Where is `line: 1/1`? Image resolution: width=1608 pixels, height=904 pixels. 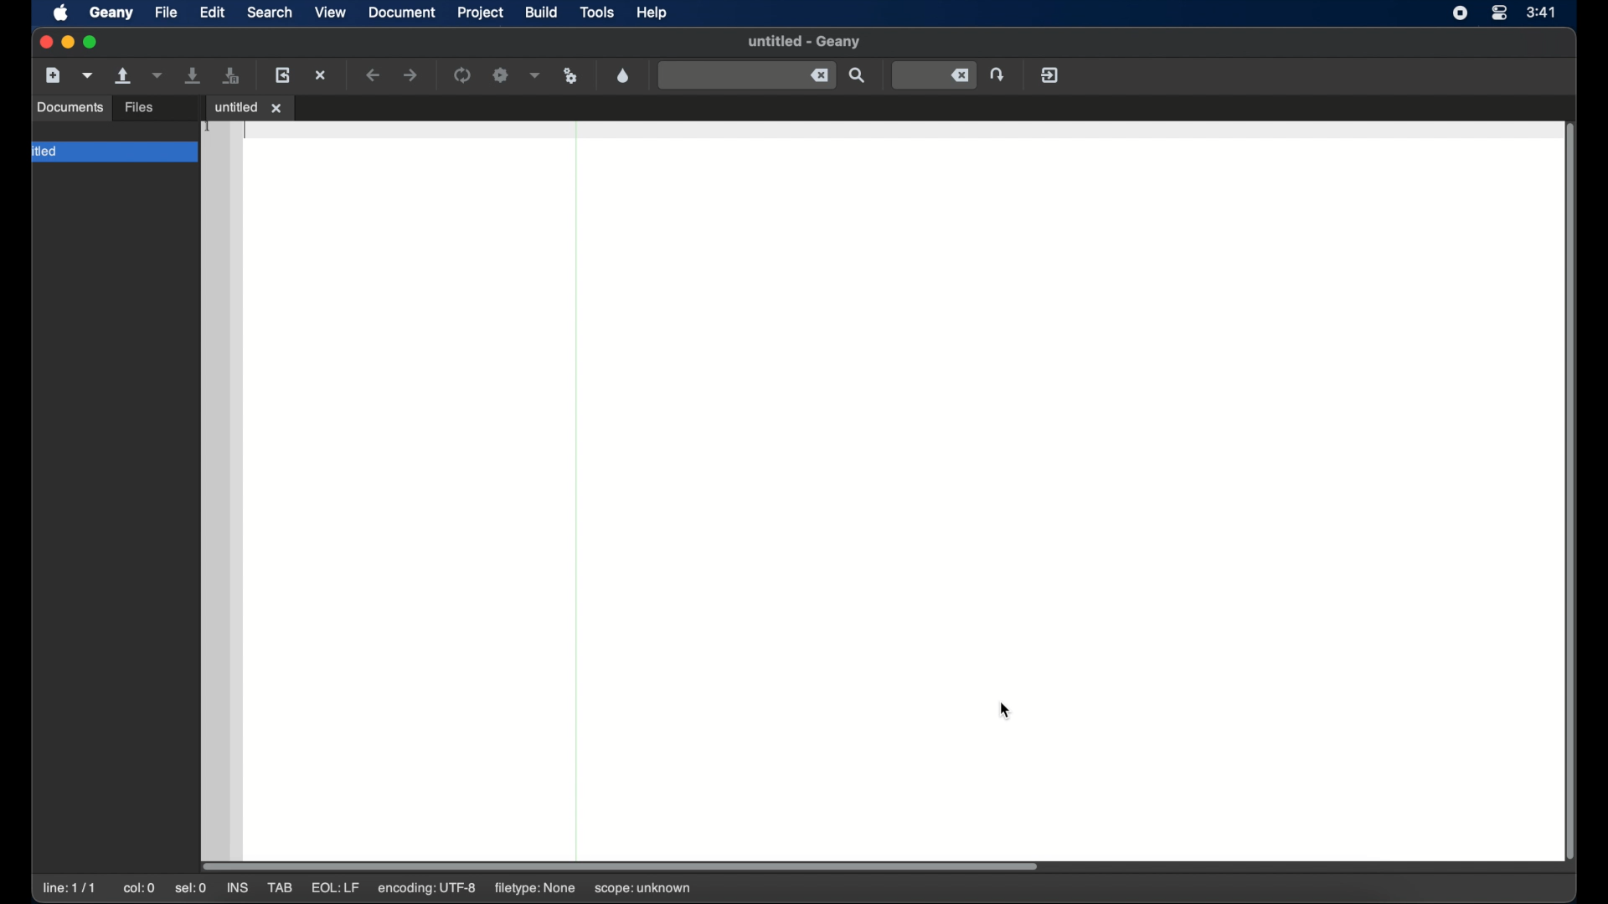 line: 1/1 is located at coordinates (70, 888).